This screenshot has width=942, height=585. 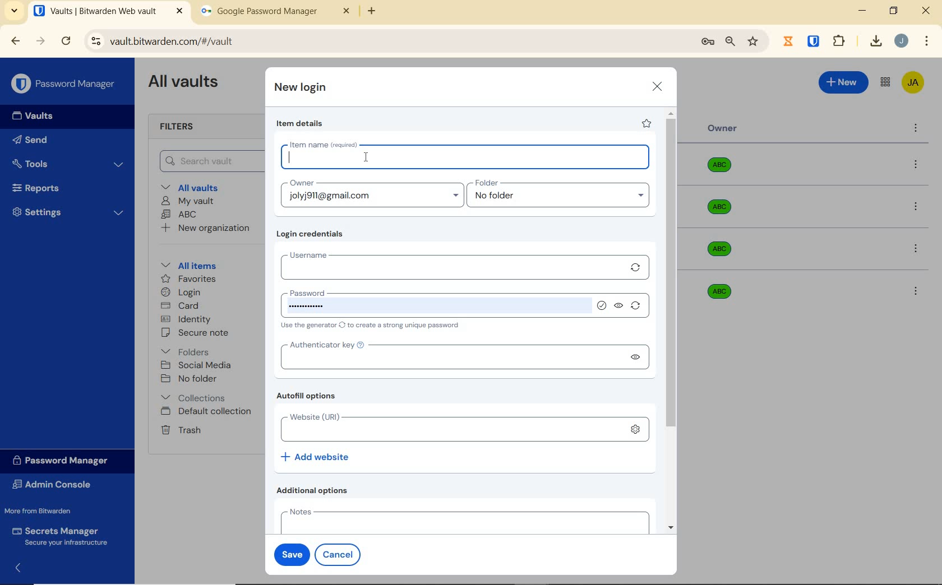 I want to click on Admin Console, so click(x=55, y=486).